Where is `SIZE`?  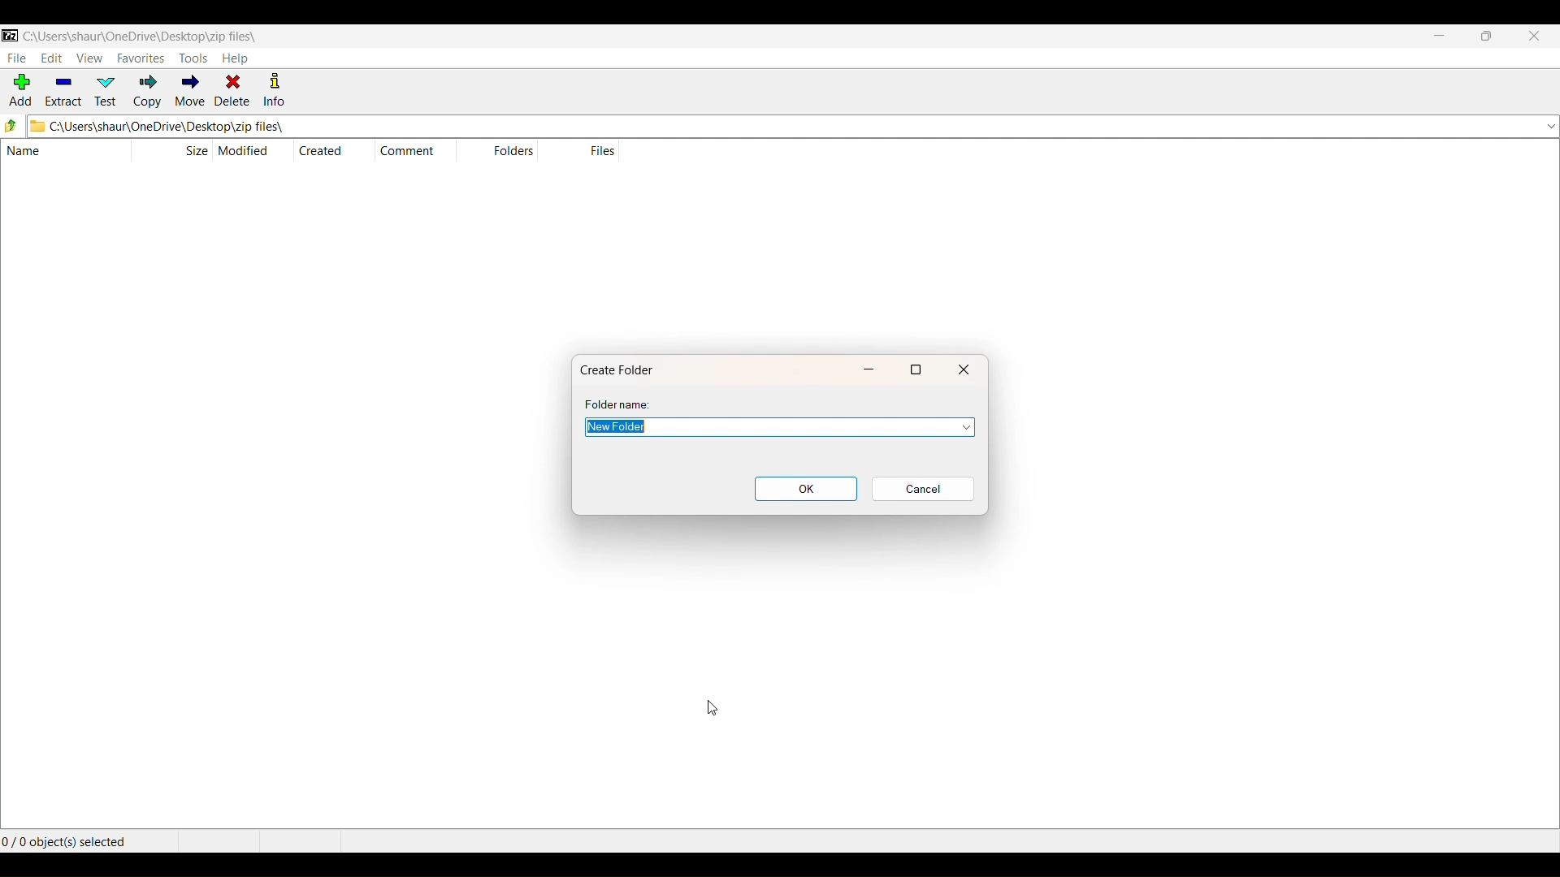 SIZE is located at coordinates (196, 149).